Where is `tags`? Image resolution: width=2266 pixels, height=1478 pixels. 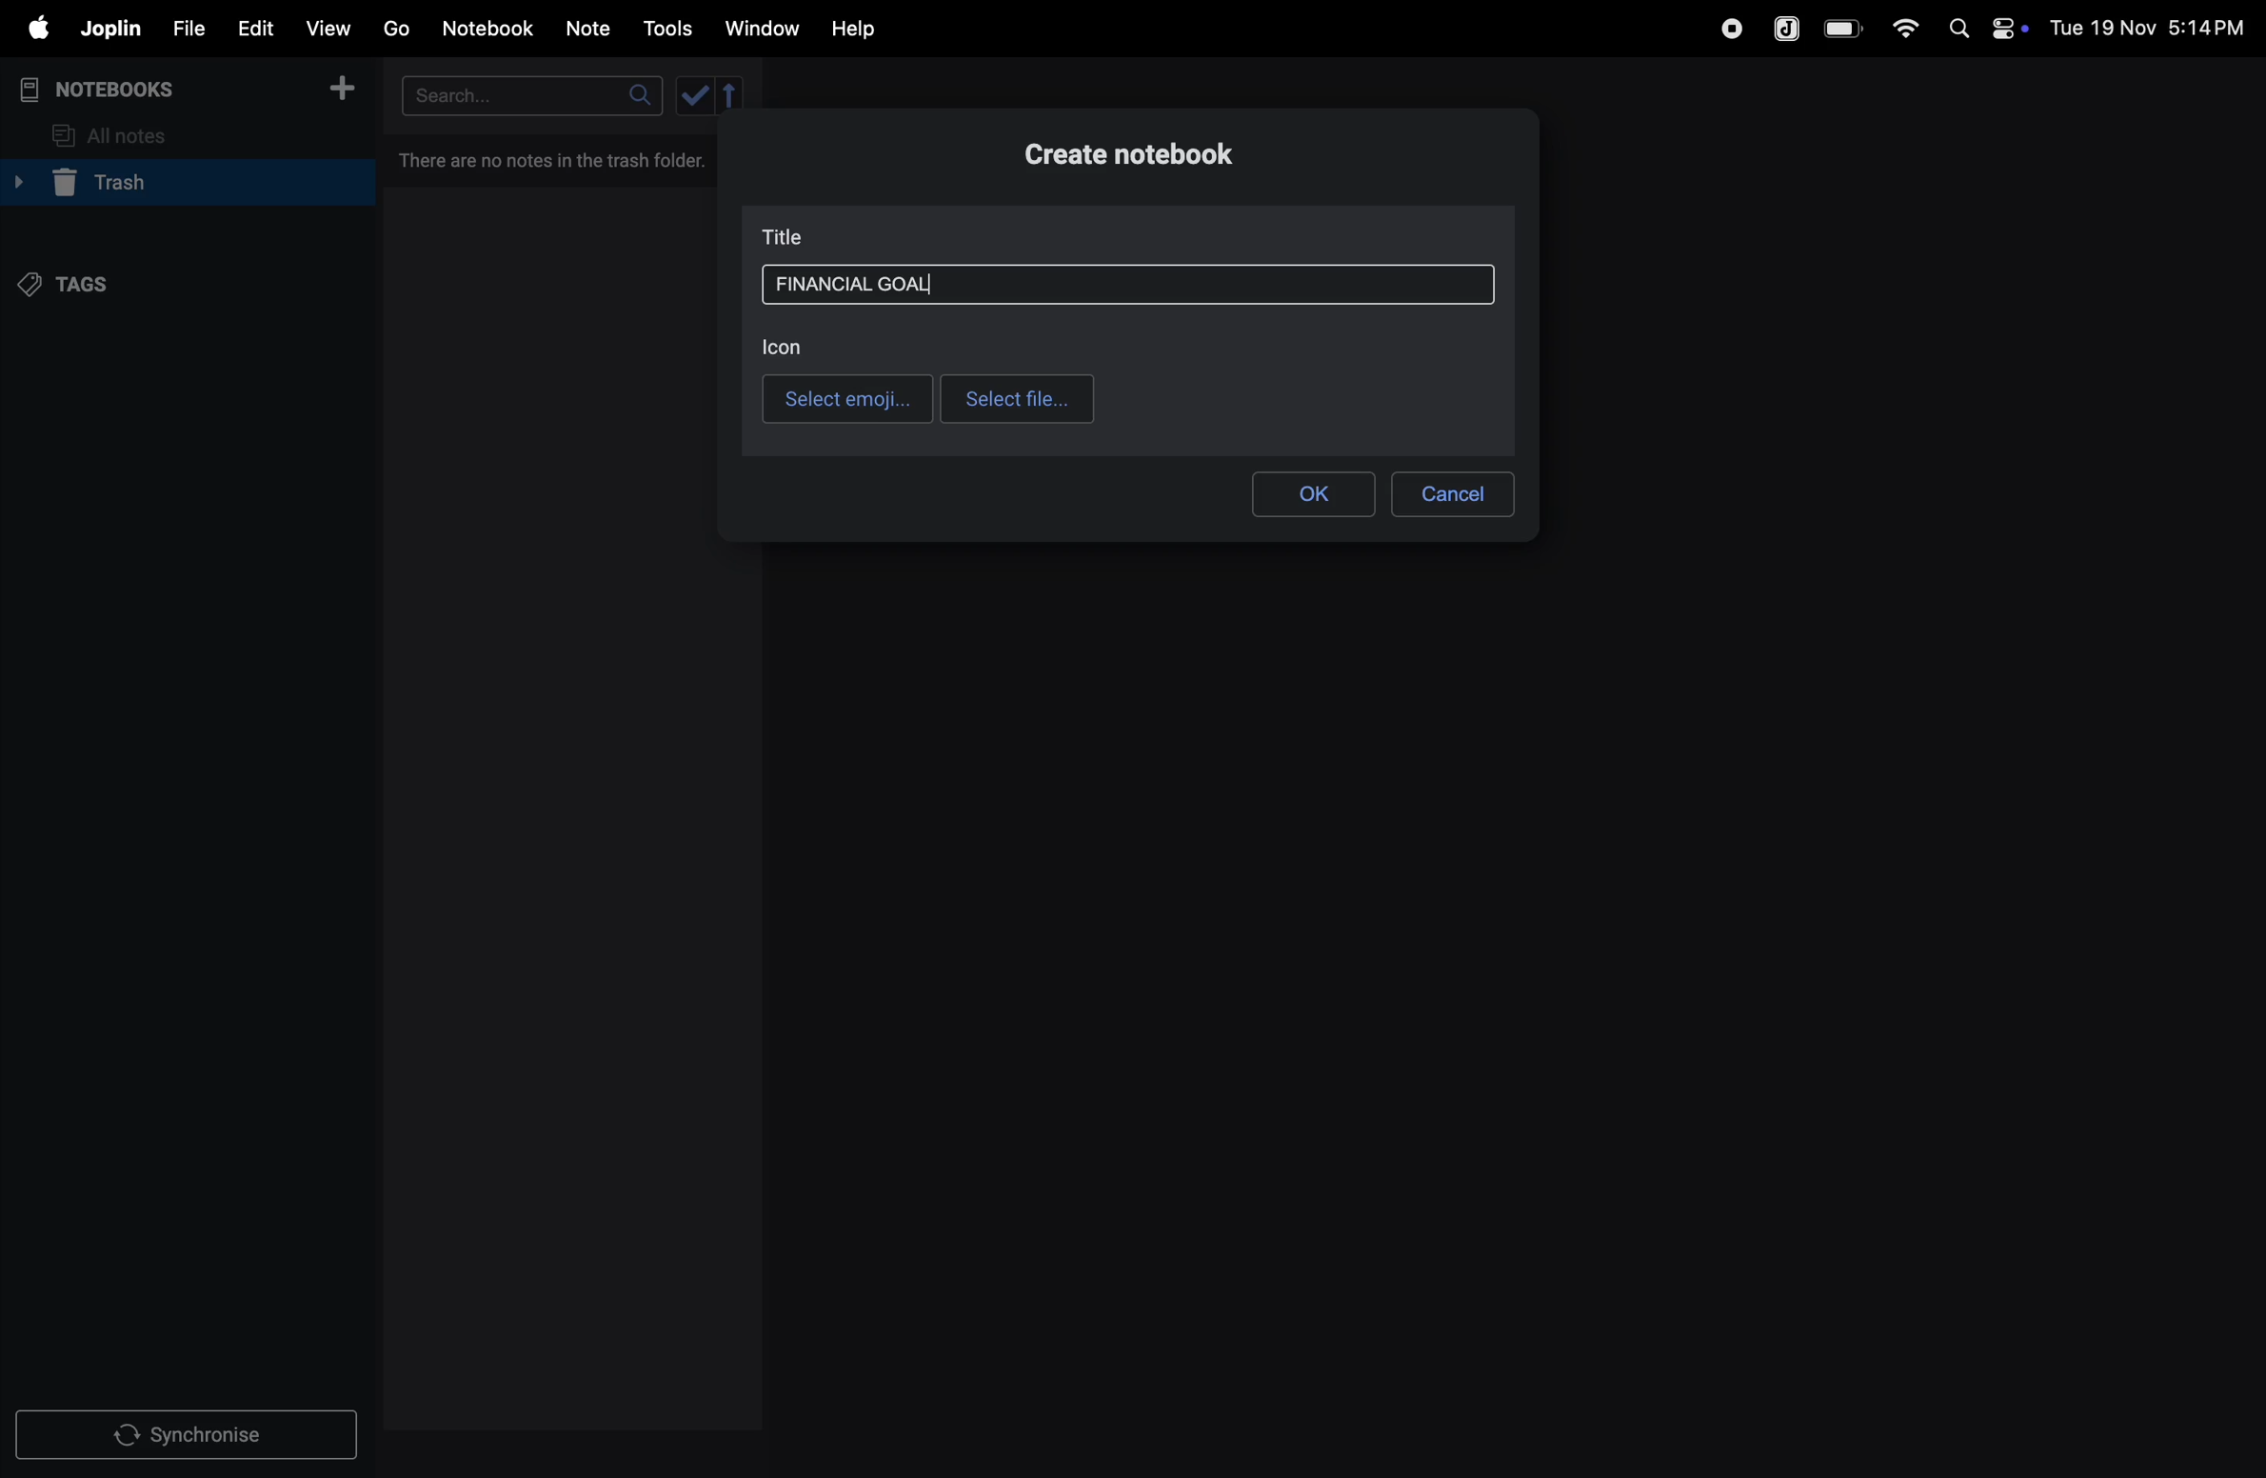
tags is located at coordinates (74, 288).